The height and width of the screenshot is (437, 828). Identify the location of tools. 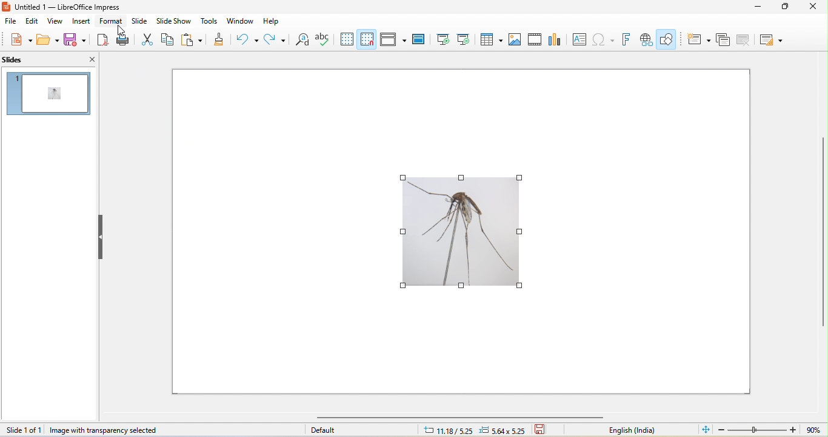
(209, 22).